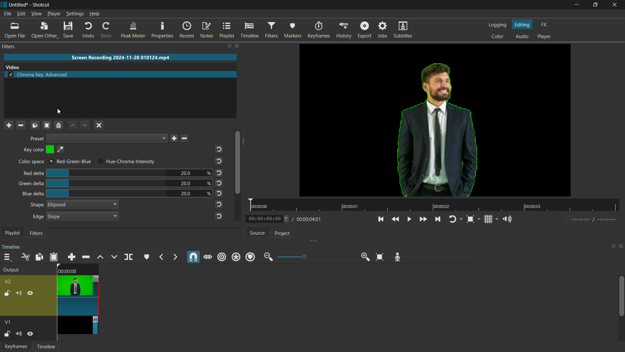  What do you see at coordinates (208, 257) in the screenshot?
I see `scrub while dragging` at bounding box center [208, 257].